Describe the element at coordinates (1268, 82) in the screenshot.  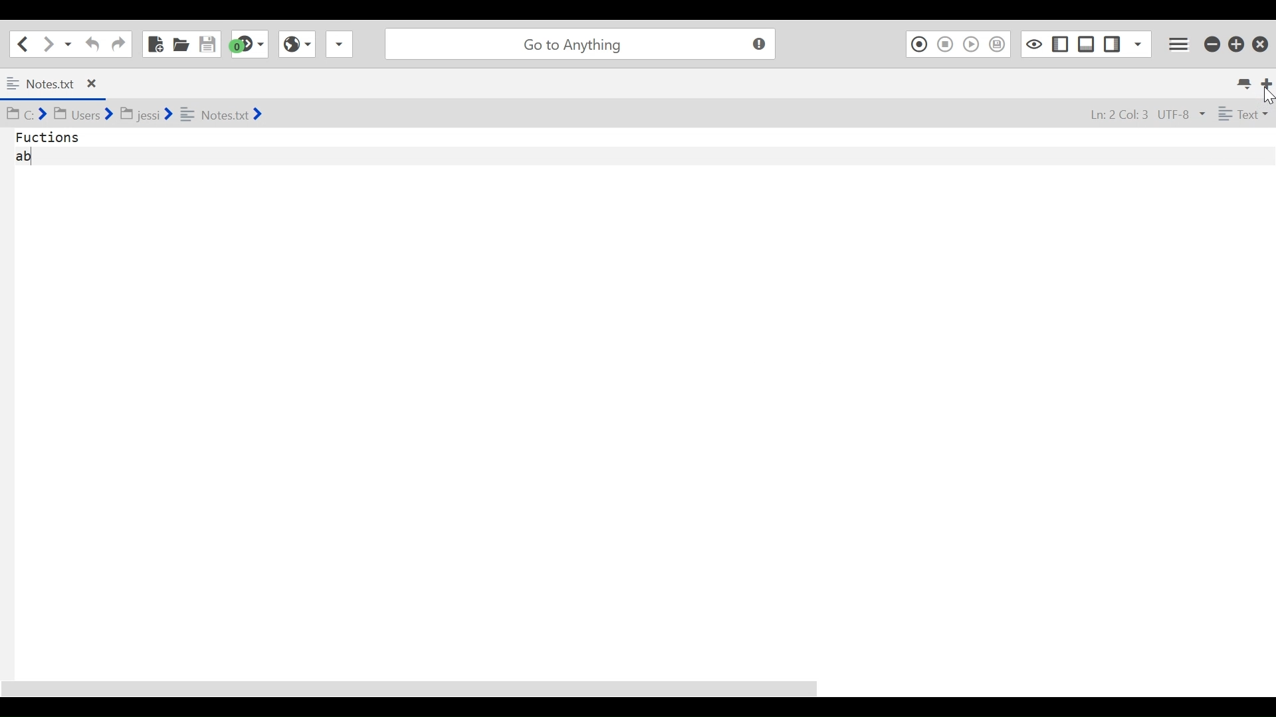
I see `Add new Tab` at that location.